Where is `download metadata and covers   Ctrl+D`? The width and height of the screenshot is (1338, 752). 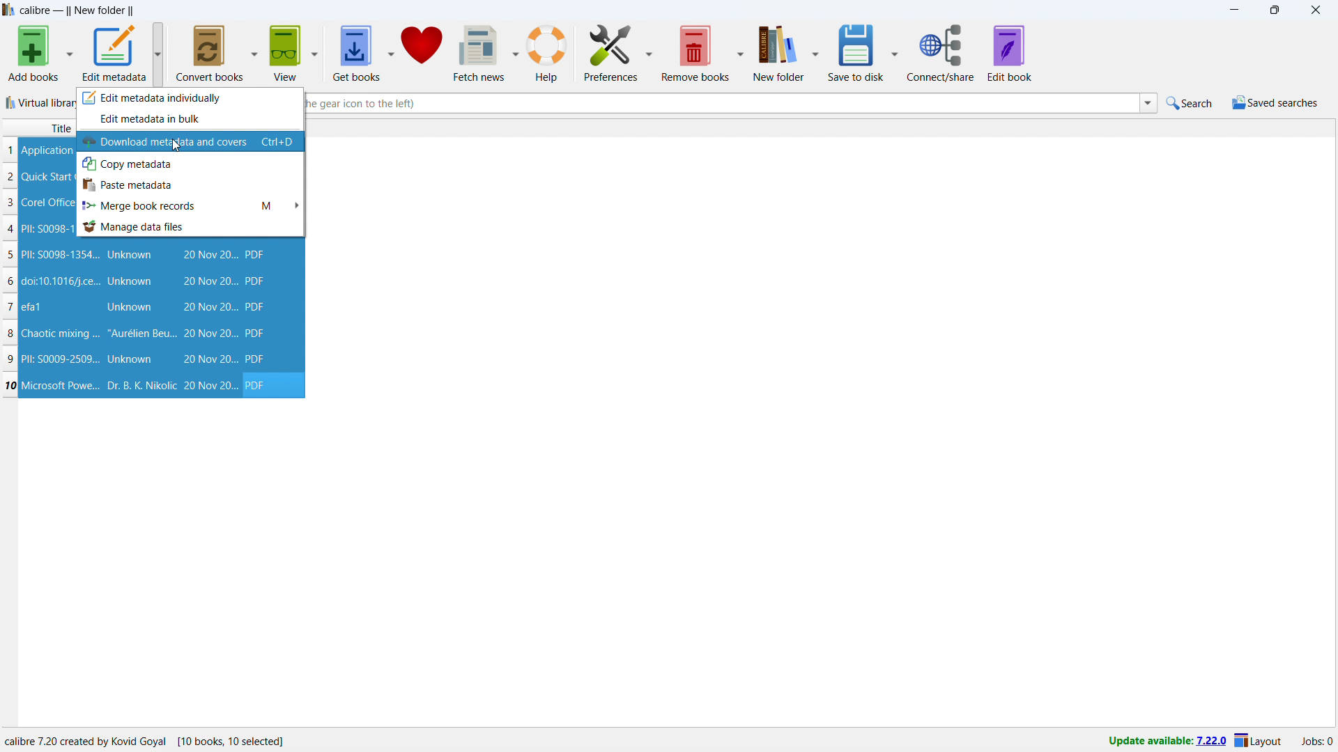
download metadata and covers   Ctrl+D is located at coordinates (190, 141).